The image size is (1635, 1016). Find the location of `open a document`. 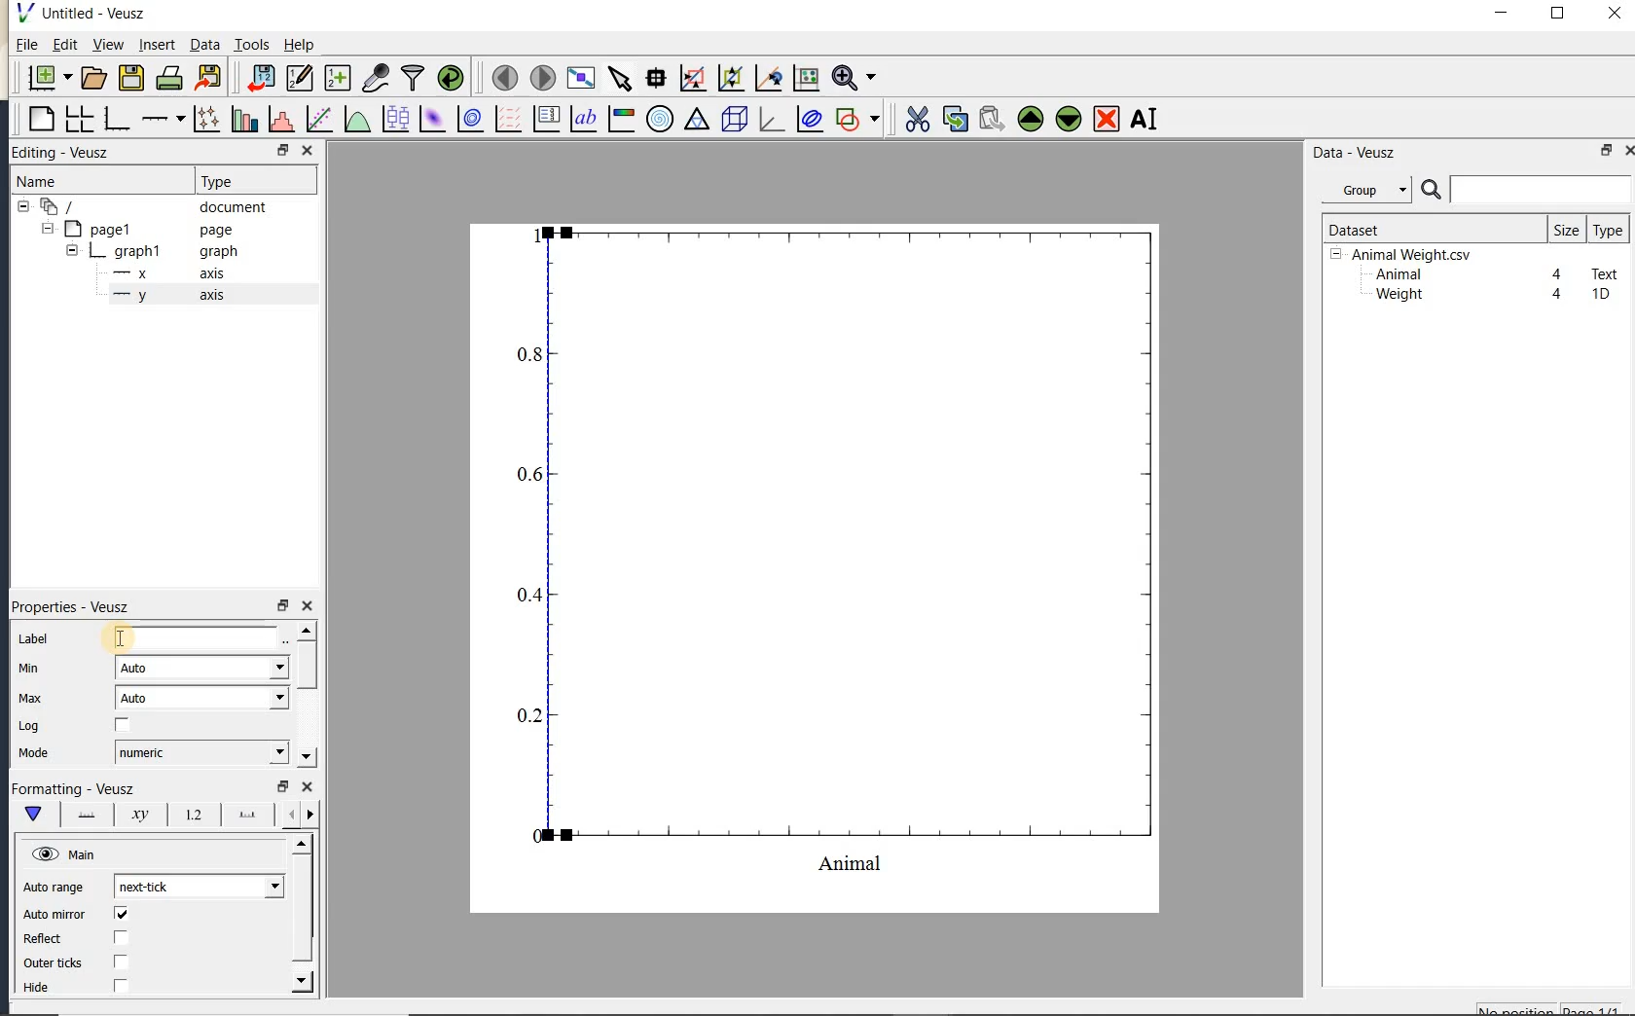

open a document is located at coordinates (91, 78).